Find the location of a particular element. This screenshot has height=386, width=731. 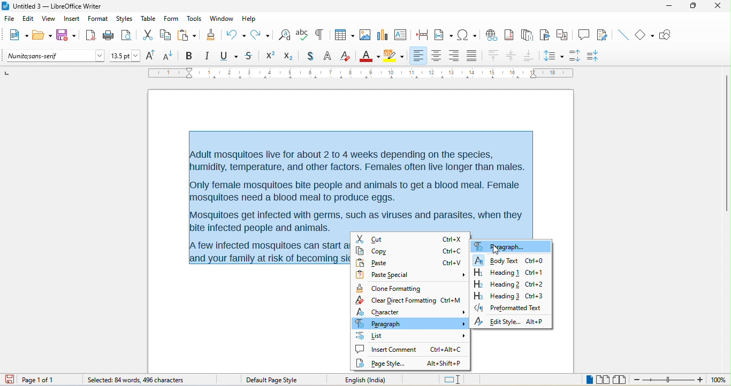

align left is located at coordinates (418, 55).